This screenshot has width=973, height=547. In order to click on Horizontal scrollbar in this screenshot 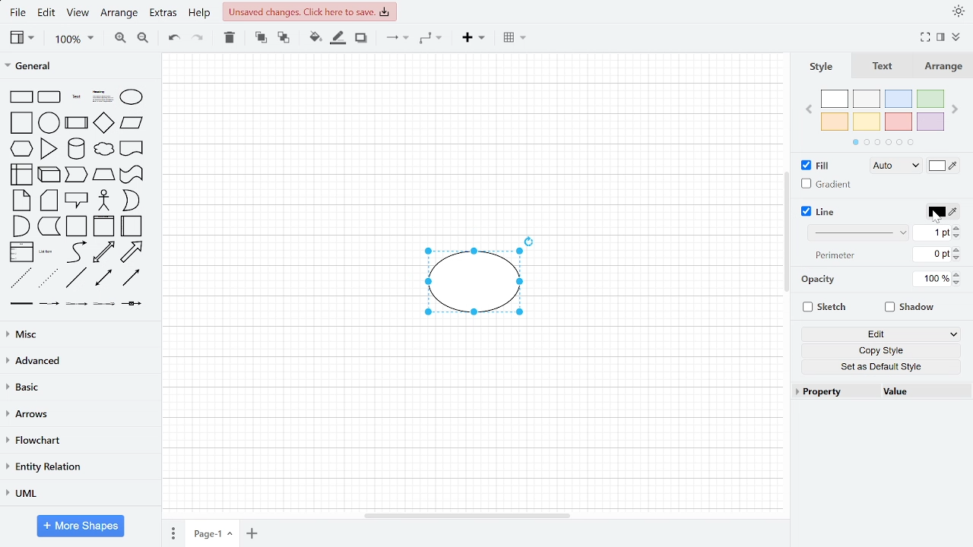, I will do `click(471, 517)`.